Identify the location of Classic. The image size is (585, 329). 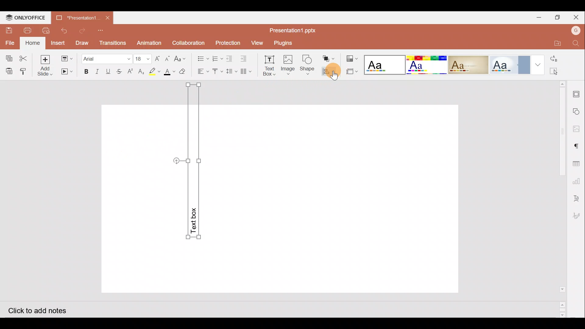
(469, 63).